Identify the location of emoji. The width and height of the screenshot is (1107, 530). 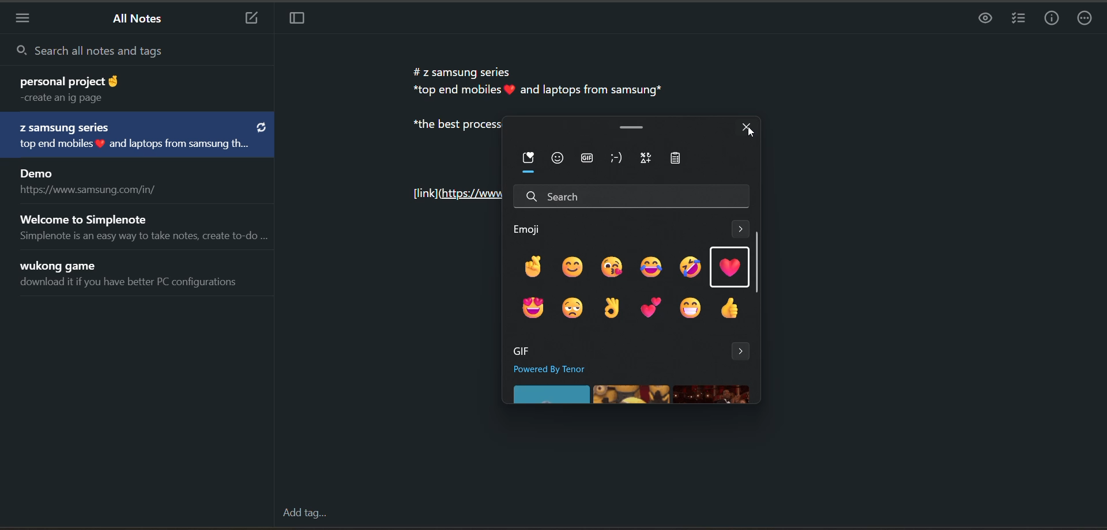
(559, 158).